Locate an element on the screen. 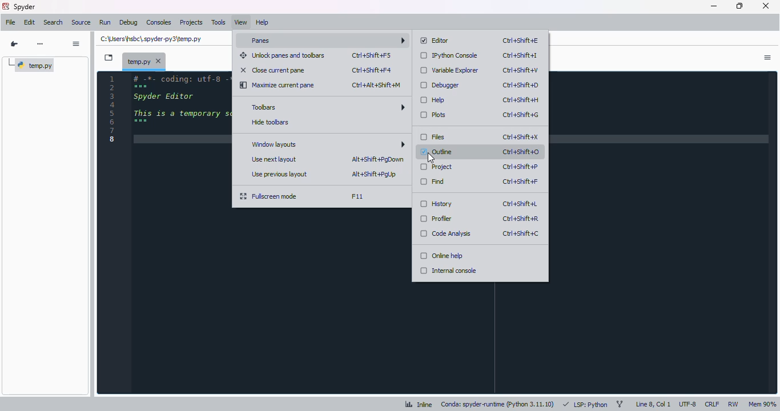 This screenshot has height=411, width=780. shortcut for plots is located at coordinates (521, 115).